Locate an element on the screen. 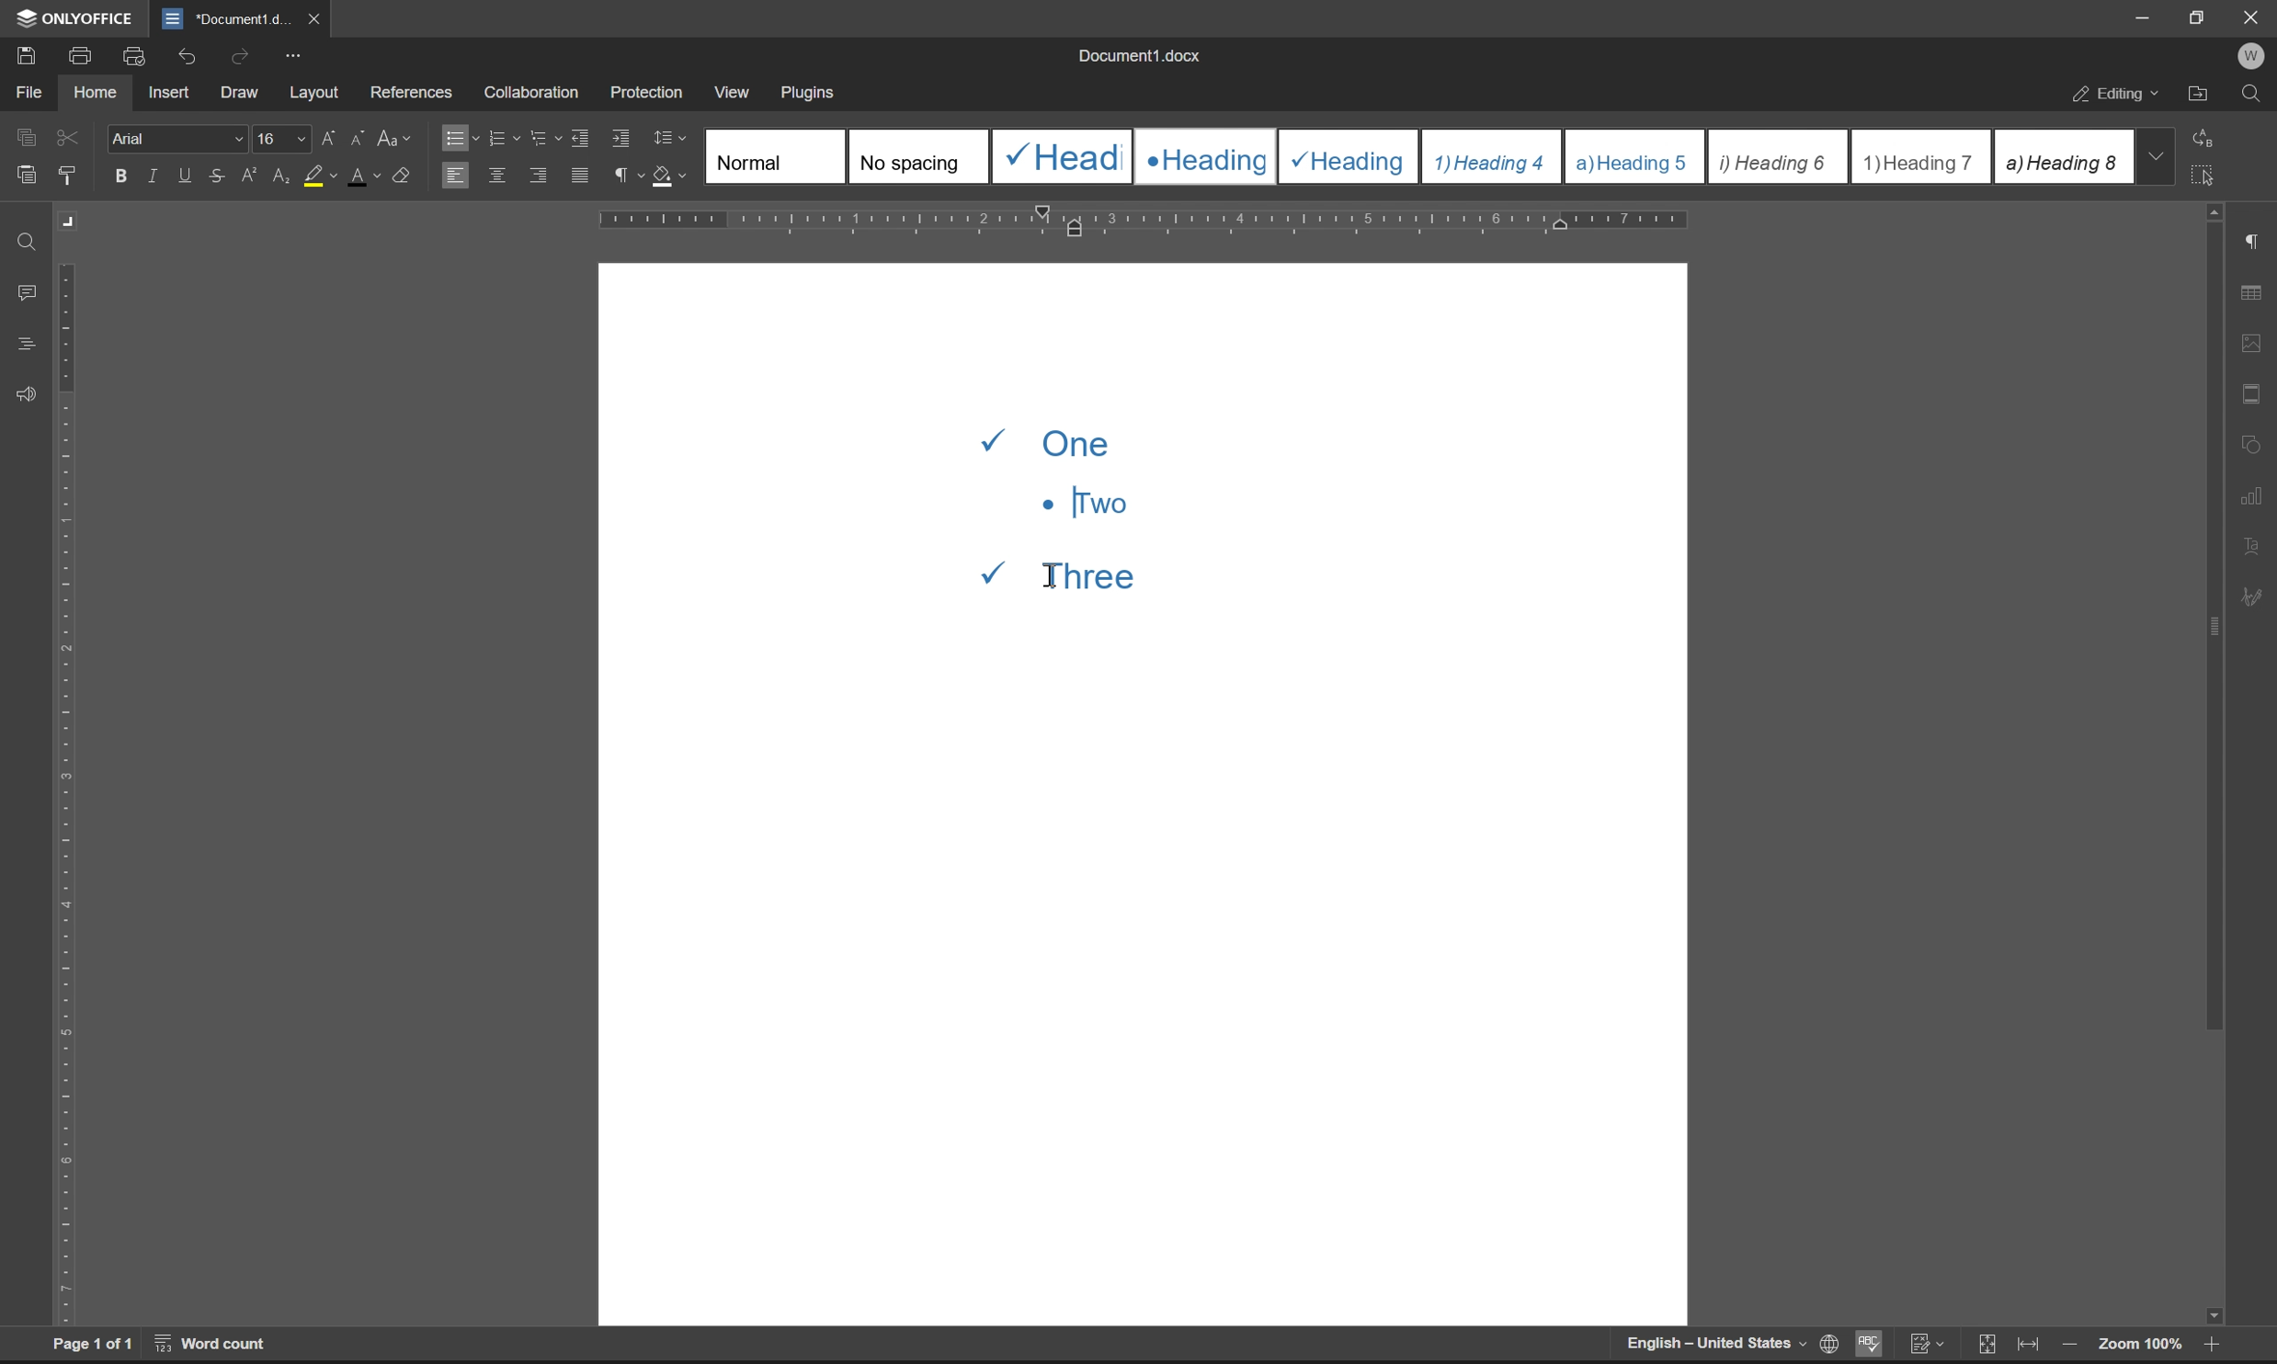  zoom out is located at coordinates (2068, 1347).